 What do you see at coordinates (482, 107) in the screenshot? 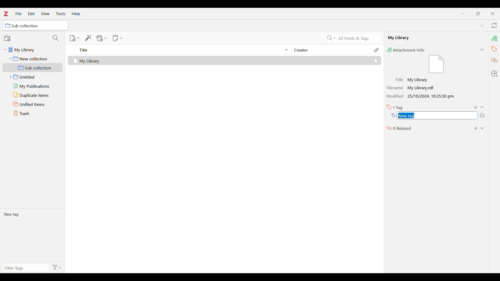
I see `Collapse` at bounding box center [482, 107].